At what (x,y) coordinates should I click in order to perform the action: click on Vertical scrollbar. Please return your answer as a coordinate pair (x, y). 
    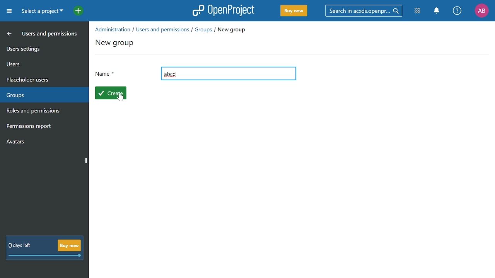
    Looking at the image, I should click on (86, 161).